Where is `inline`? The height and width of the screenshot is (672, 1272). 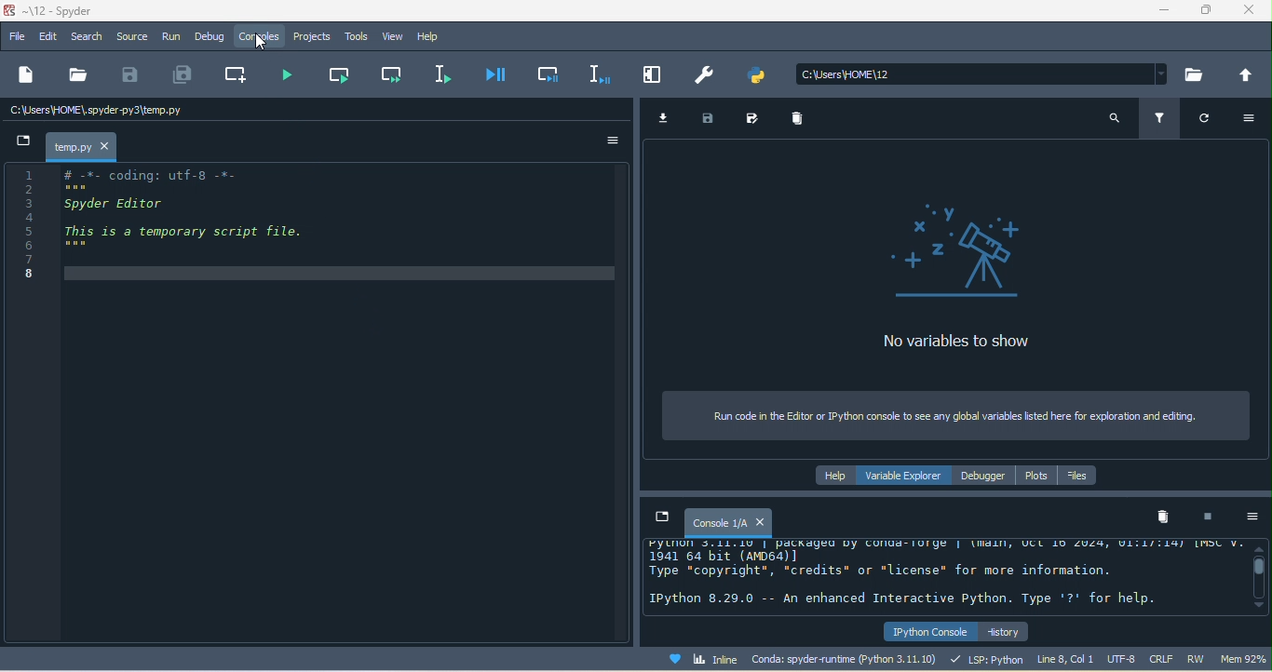
inline is located at coordinates (708, 658).